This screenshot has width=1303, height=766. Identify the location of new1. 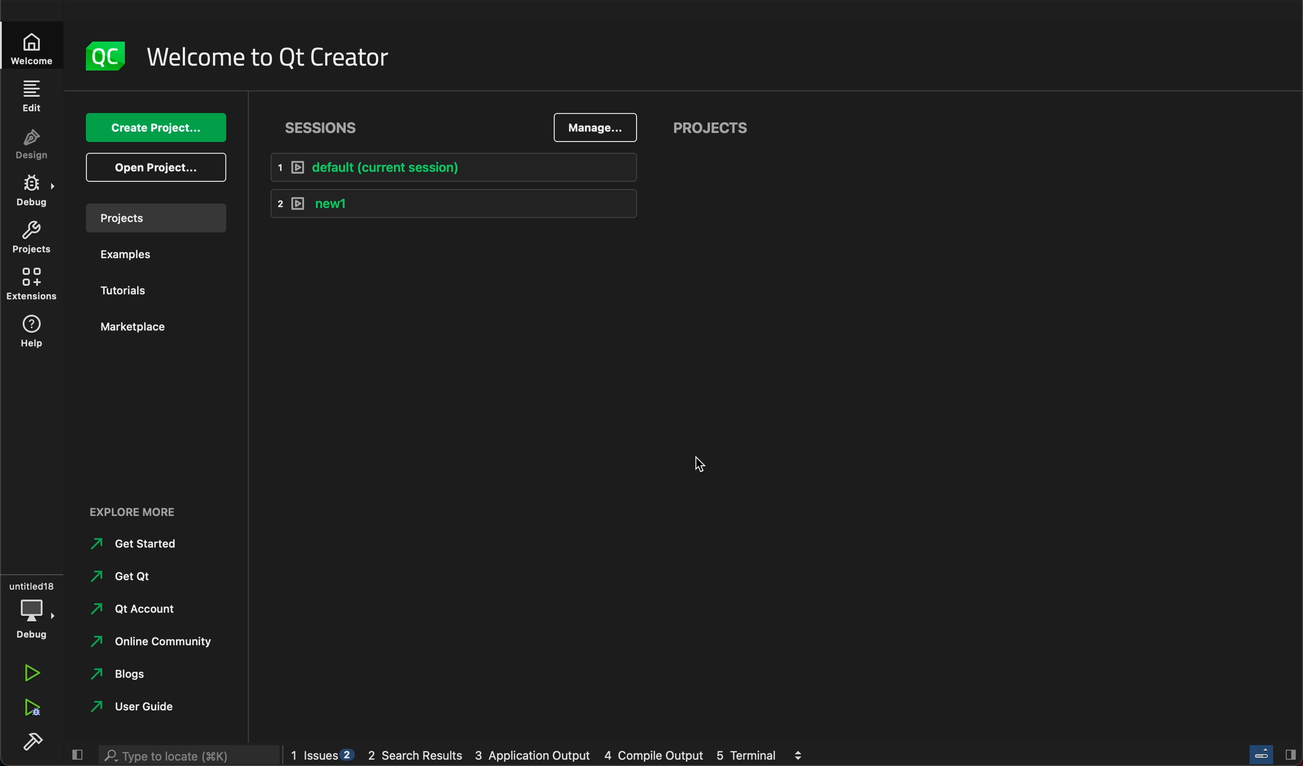
(449, 205).